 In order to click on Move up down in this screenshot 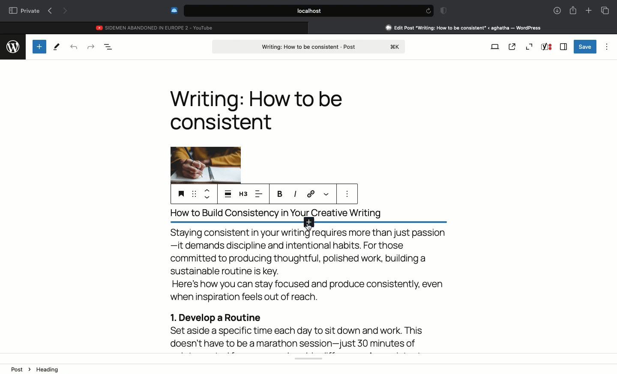, I will do `click(207, 194)`.